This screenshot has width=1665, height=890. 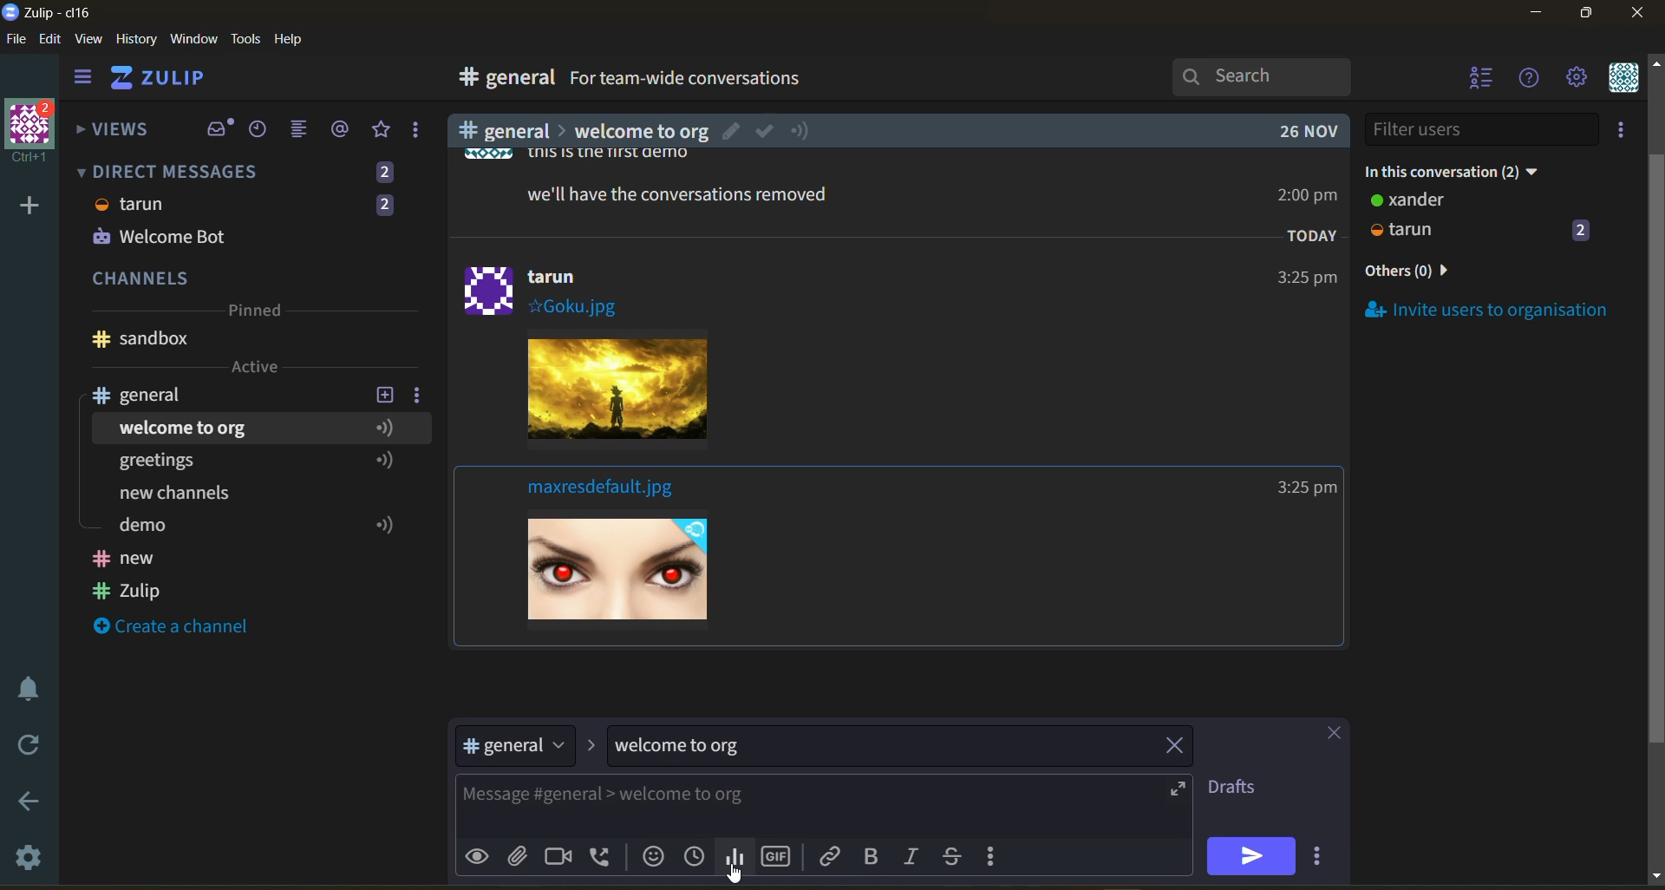 I want to click on , so click(x=665, y=193).